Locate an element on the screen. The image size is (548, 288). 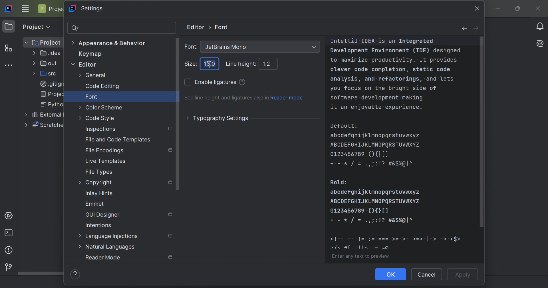
Emmet is located at coordinates (95, 204).